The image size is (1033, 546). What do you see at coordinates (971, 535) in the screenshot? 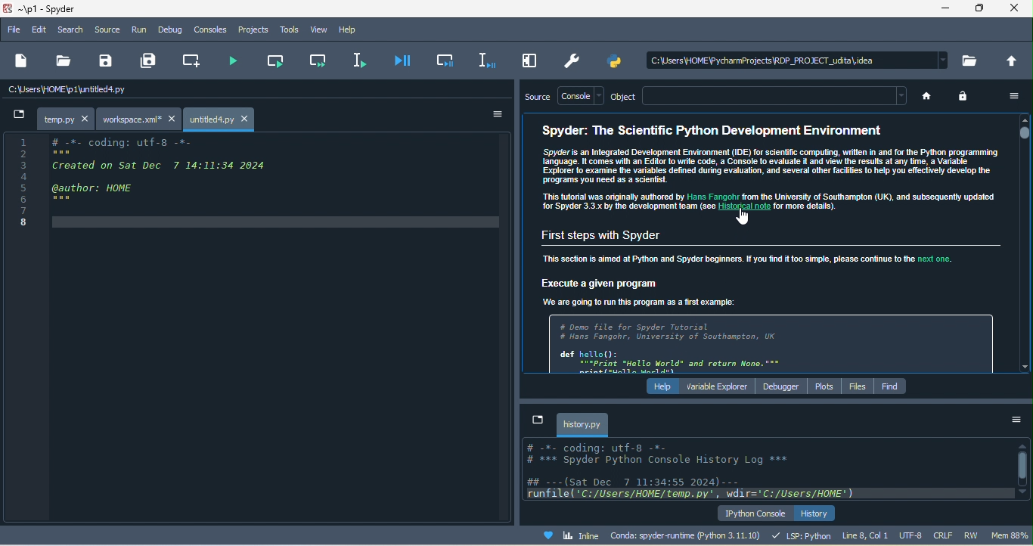
I see `rw` at bounding box center [971, 535].